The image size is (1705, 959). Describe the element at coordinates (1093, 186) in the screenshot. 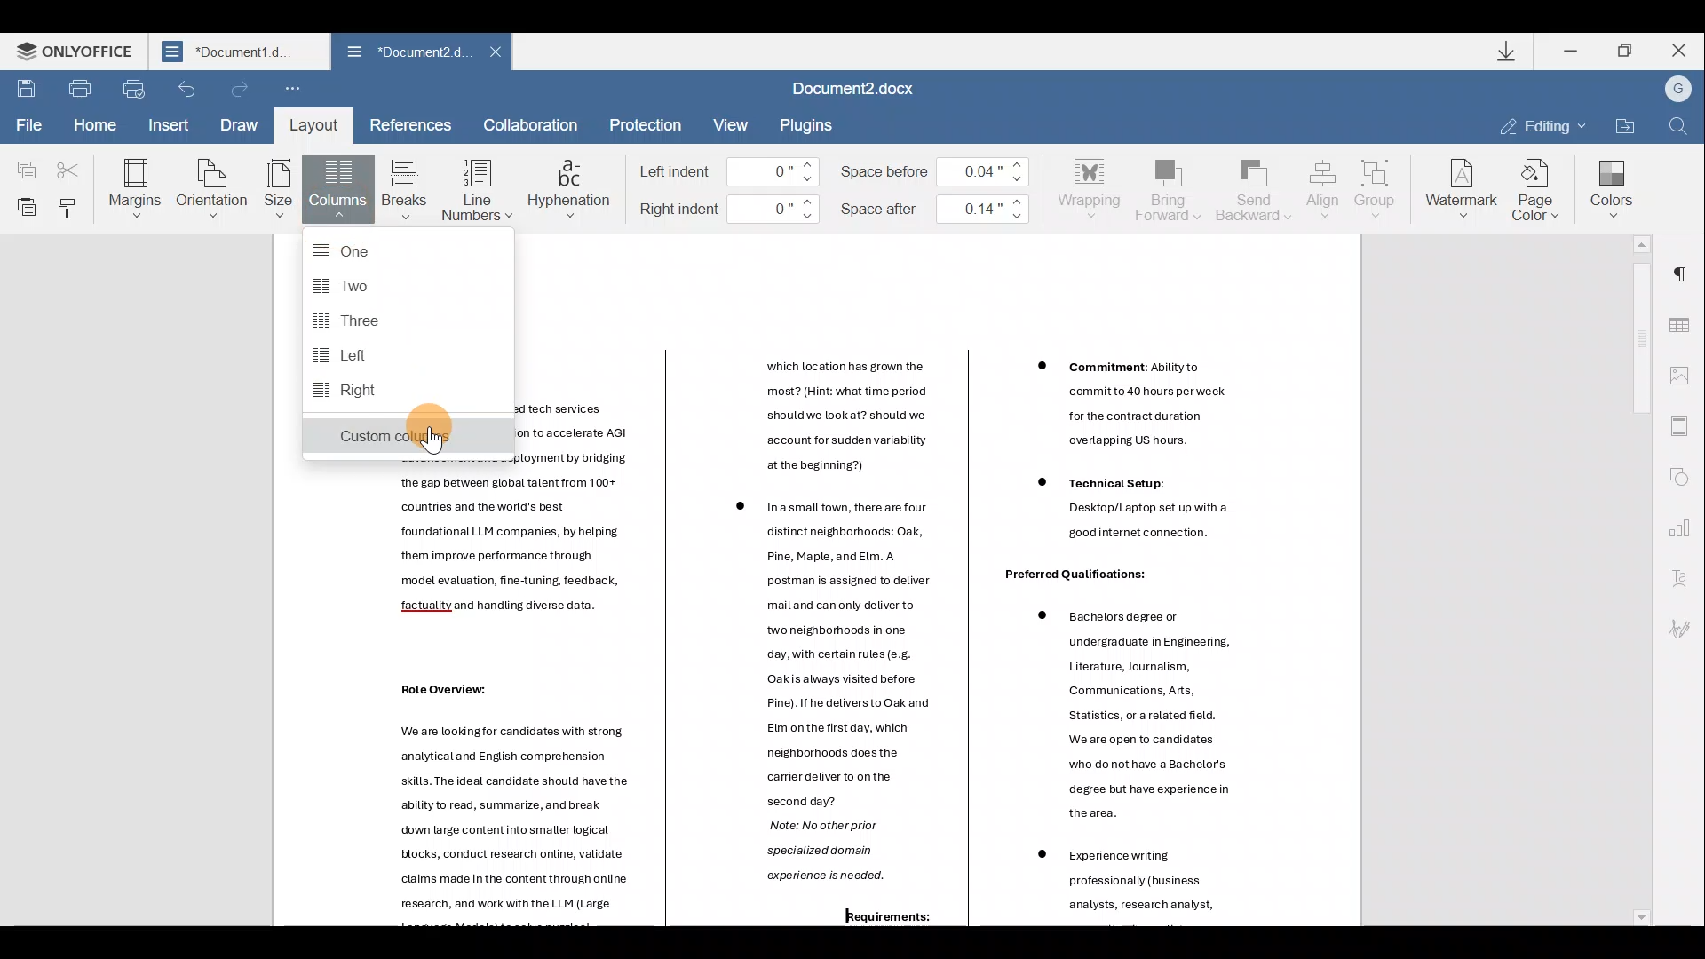

I see `Wrapping` at that location.